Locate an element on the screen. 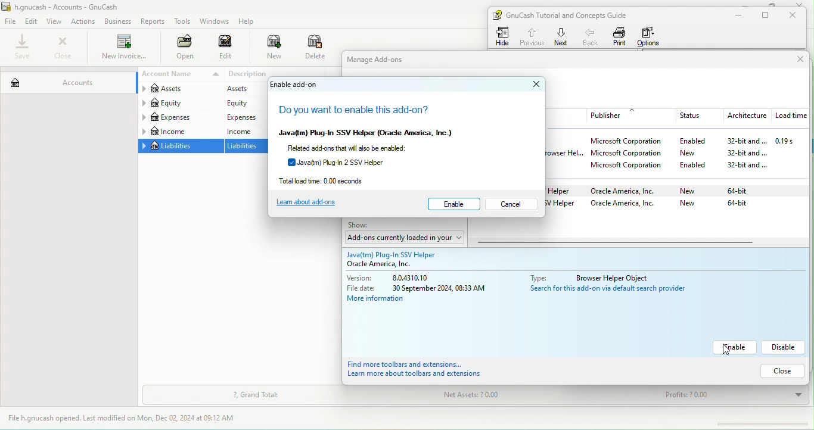 The height and width of the screenshot is (430, 814). java (tm)plug ln-2 ssv helper is located at coordinates (562, 205).